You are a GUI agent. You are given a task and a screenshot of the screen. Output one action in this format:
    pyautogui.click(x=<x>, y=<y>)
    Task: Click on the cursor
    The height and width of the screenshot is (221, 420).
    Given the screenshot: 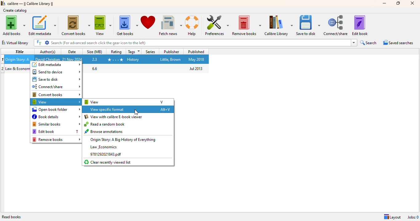 What is the action you would take?
    pyautogui.click(x=136, y=113)
    